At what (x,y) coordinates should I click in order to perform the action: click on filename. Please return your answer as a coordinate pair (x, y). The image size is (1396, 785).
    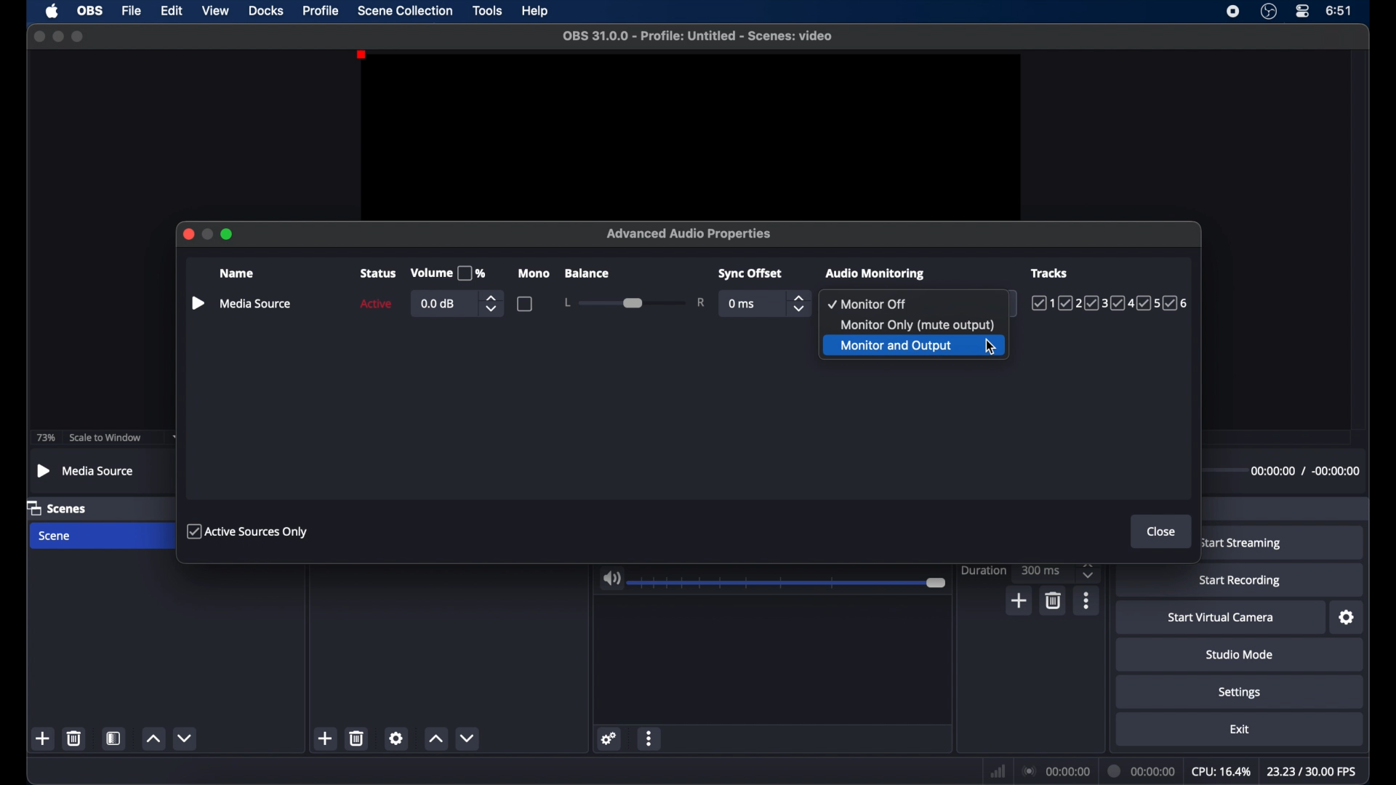
    Looking at the image, I should click on (699, 36).